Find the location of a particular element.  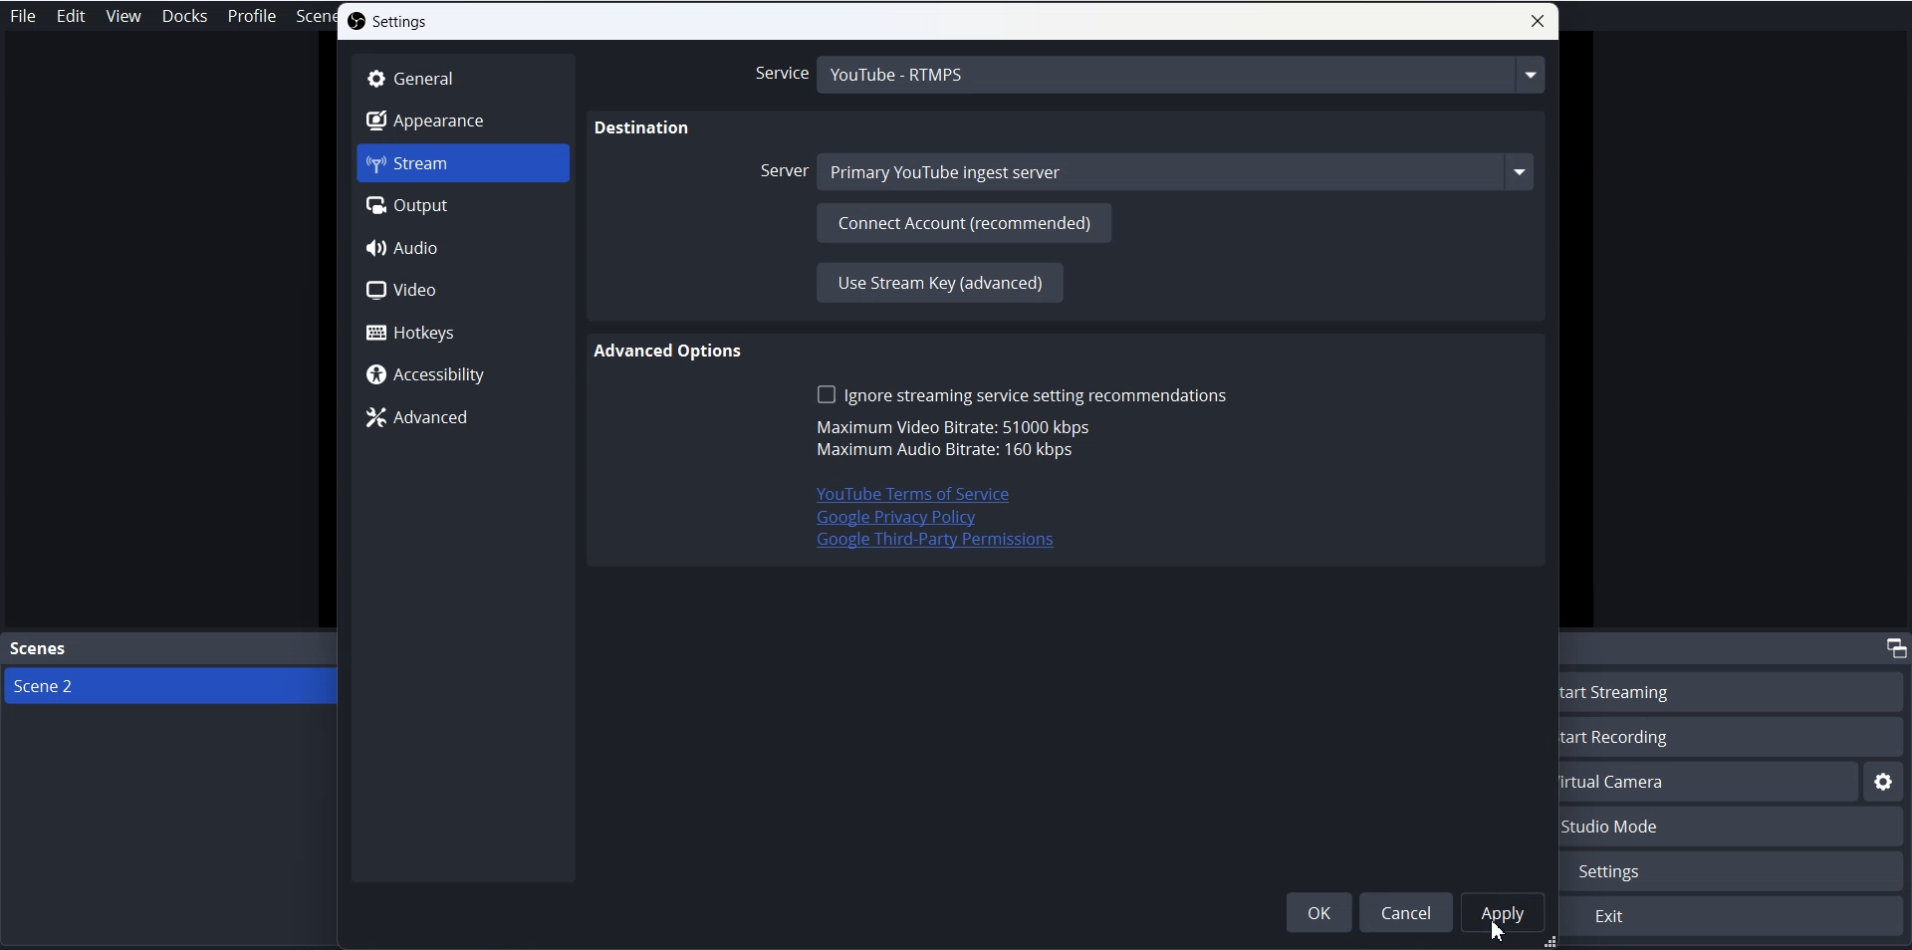

Start Virtual Camera is located at coordinates (1710, 782).